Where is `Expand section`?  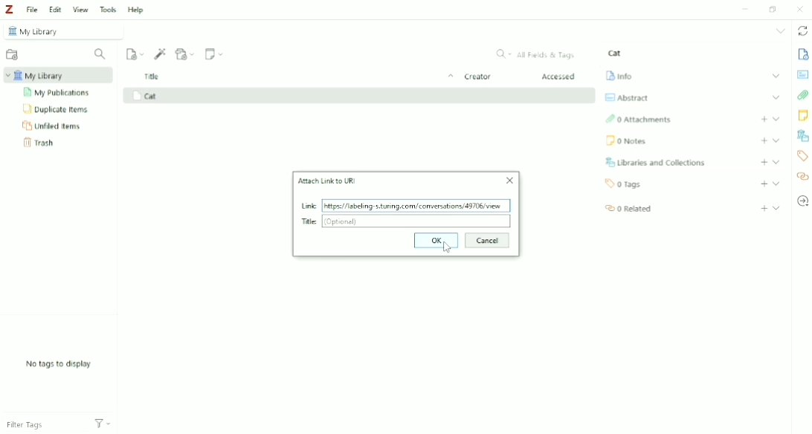
Expand section is located at coordinates (776, 162).